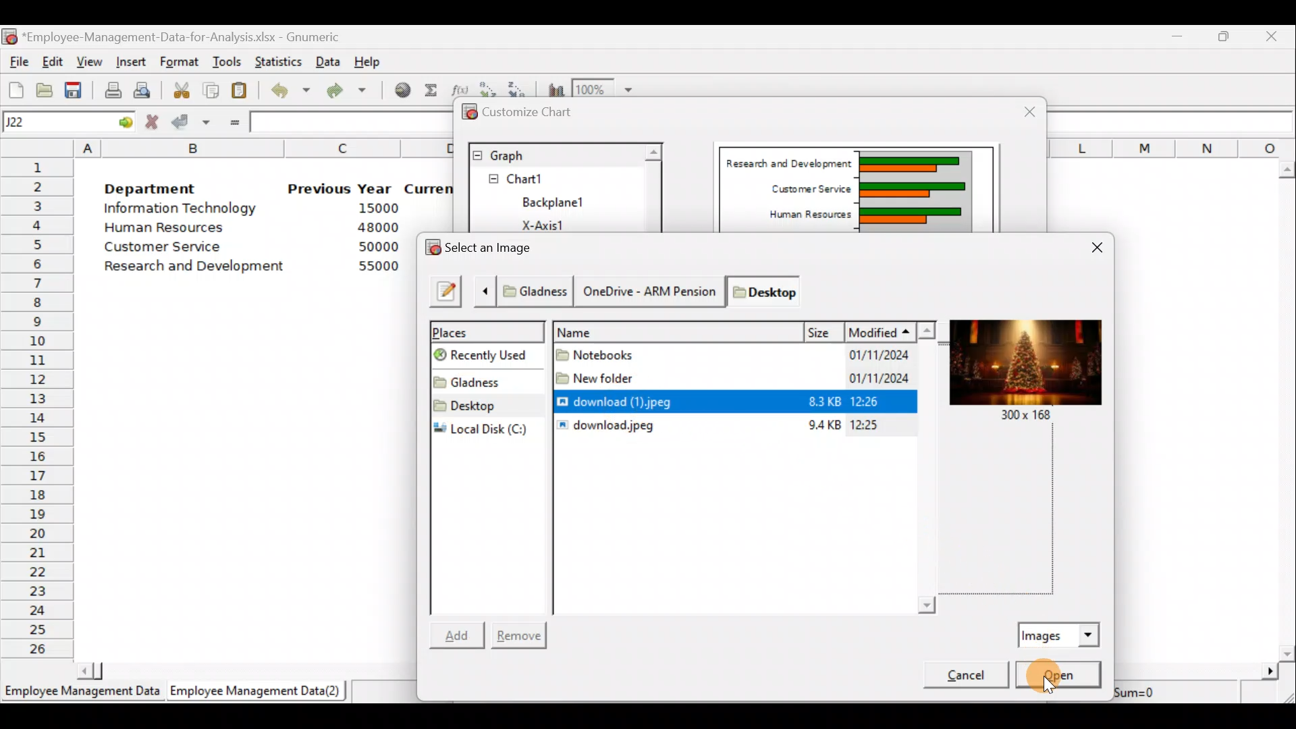 The width and height of the screenshot is (1296, 729). What do you see at coordinates (801, 215) in the screenshot?
I see `Human Resources` at bounding box center [801, 215].